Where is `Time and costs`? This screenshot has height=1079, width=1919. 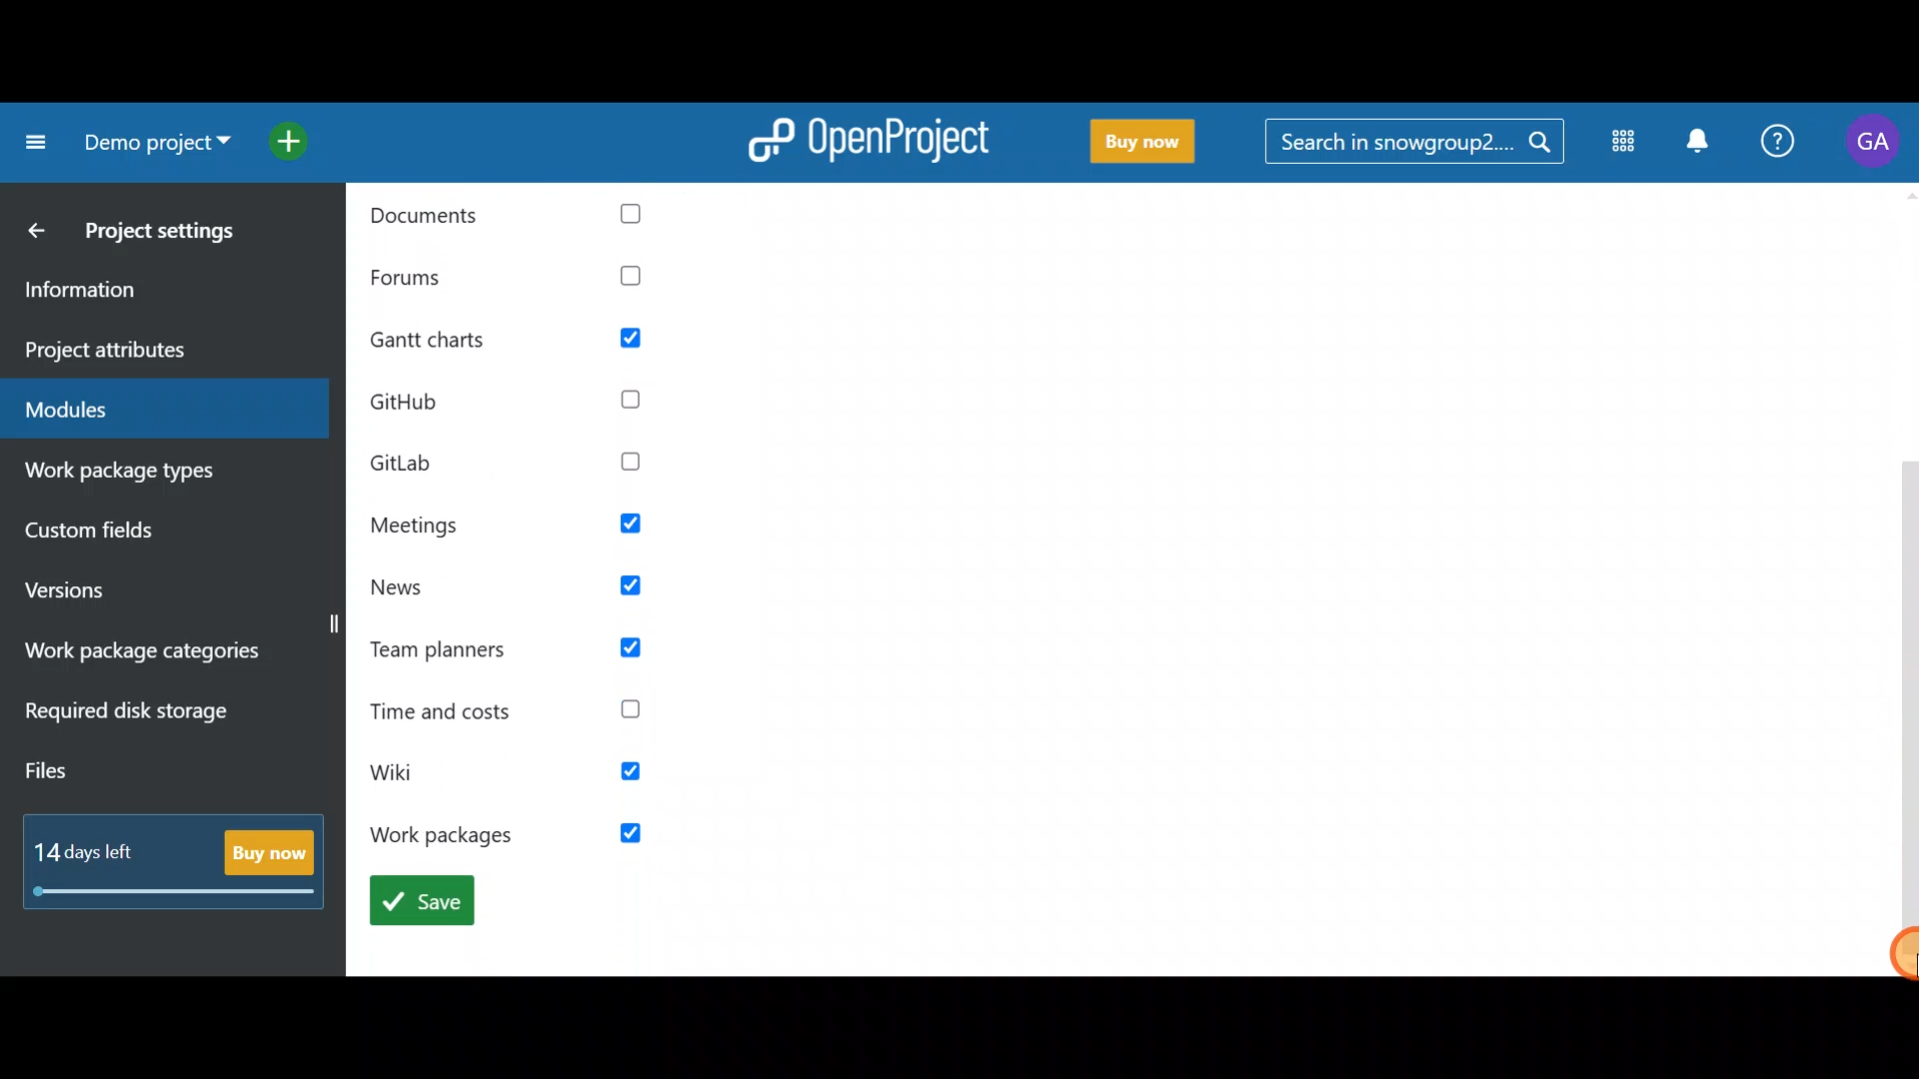 Time and costs is located at coordinates (514, 709).